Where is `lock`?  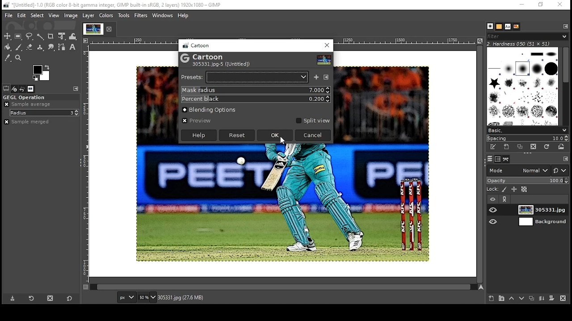
lock is located at coordinates (493, 189).